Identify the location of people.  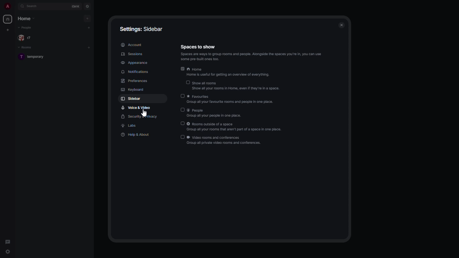
(26, 38).